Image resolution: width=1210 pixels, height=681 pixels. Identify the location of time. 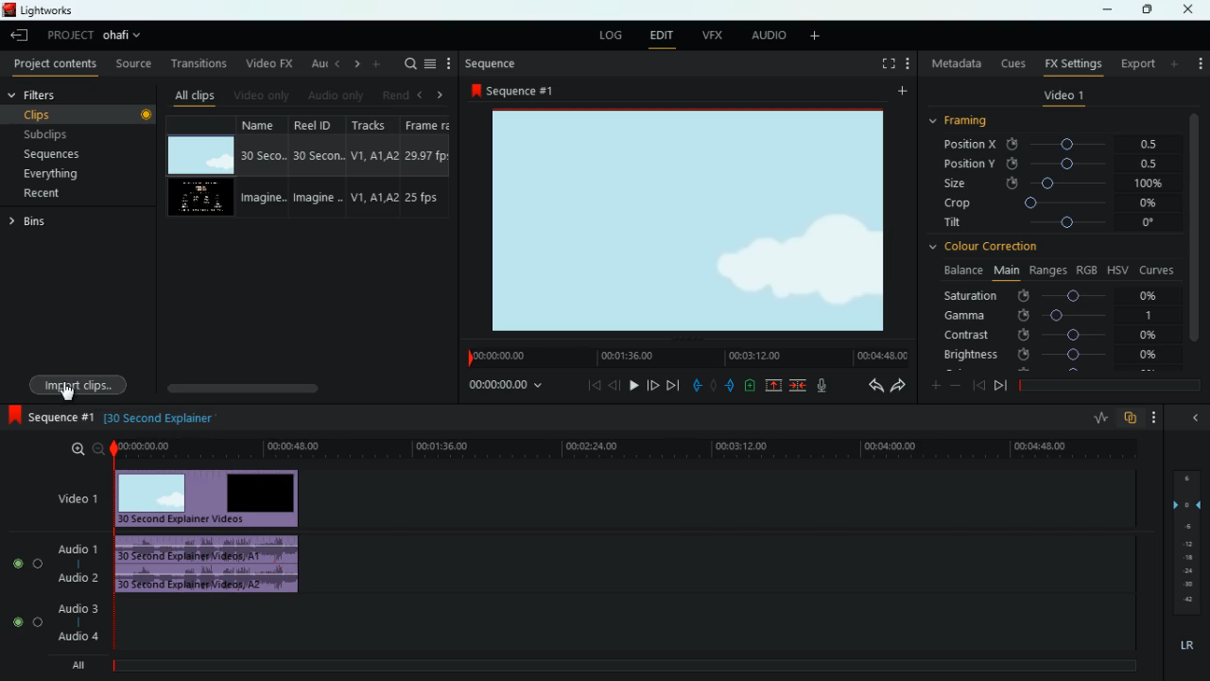
(158, 418).